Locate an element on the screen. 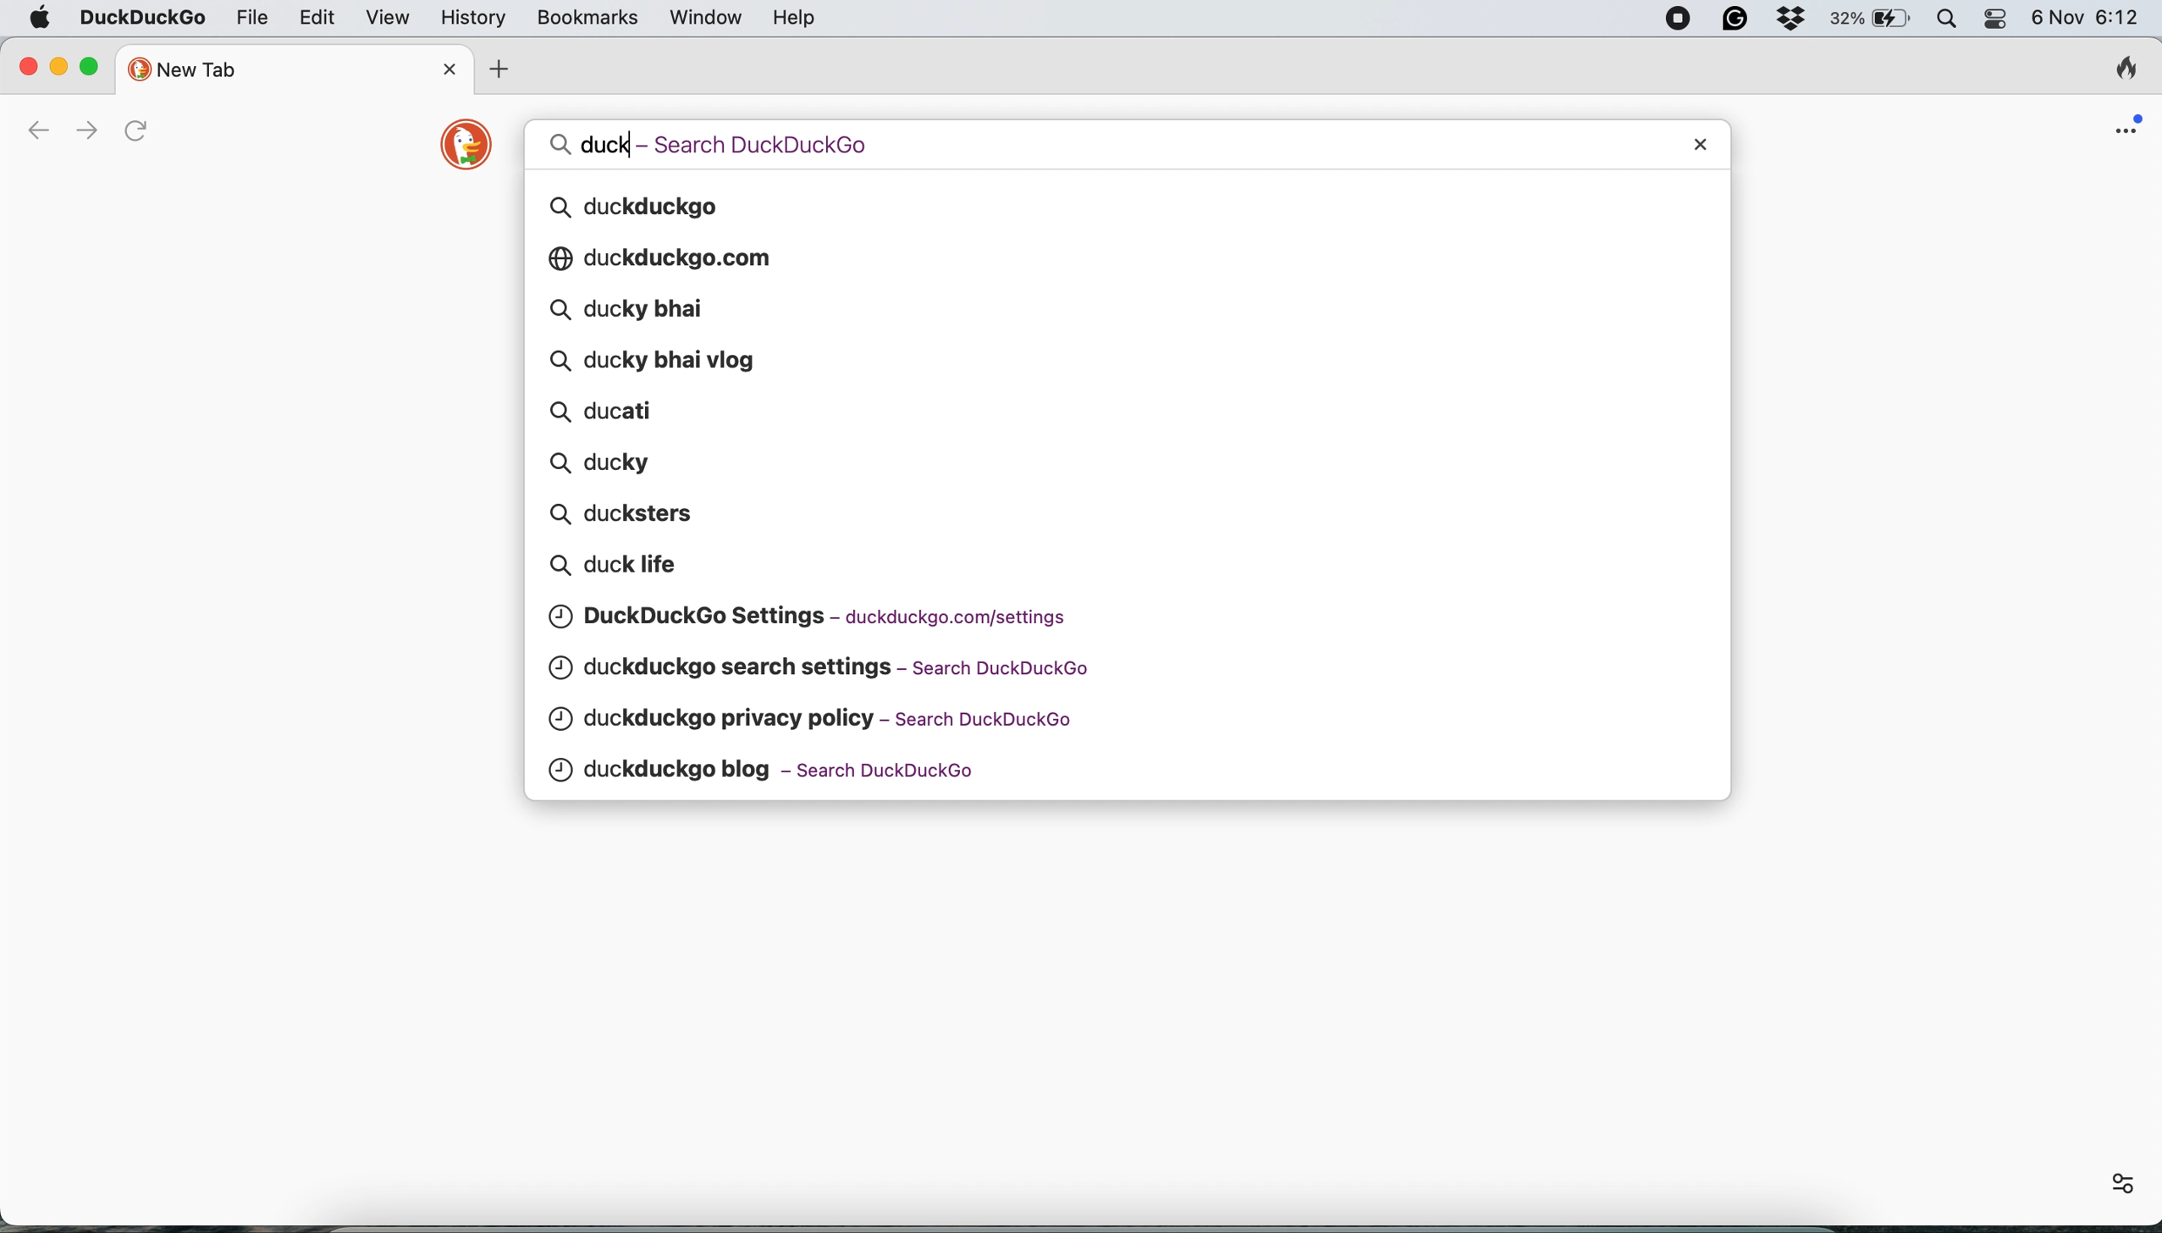 The image size is (2162, 1233). 6 Nov 6:12 is located at coordinates (2084, 20).